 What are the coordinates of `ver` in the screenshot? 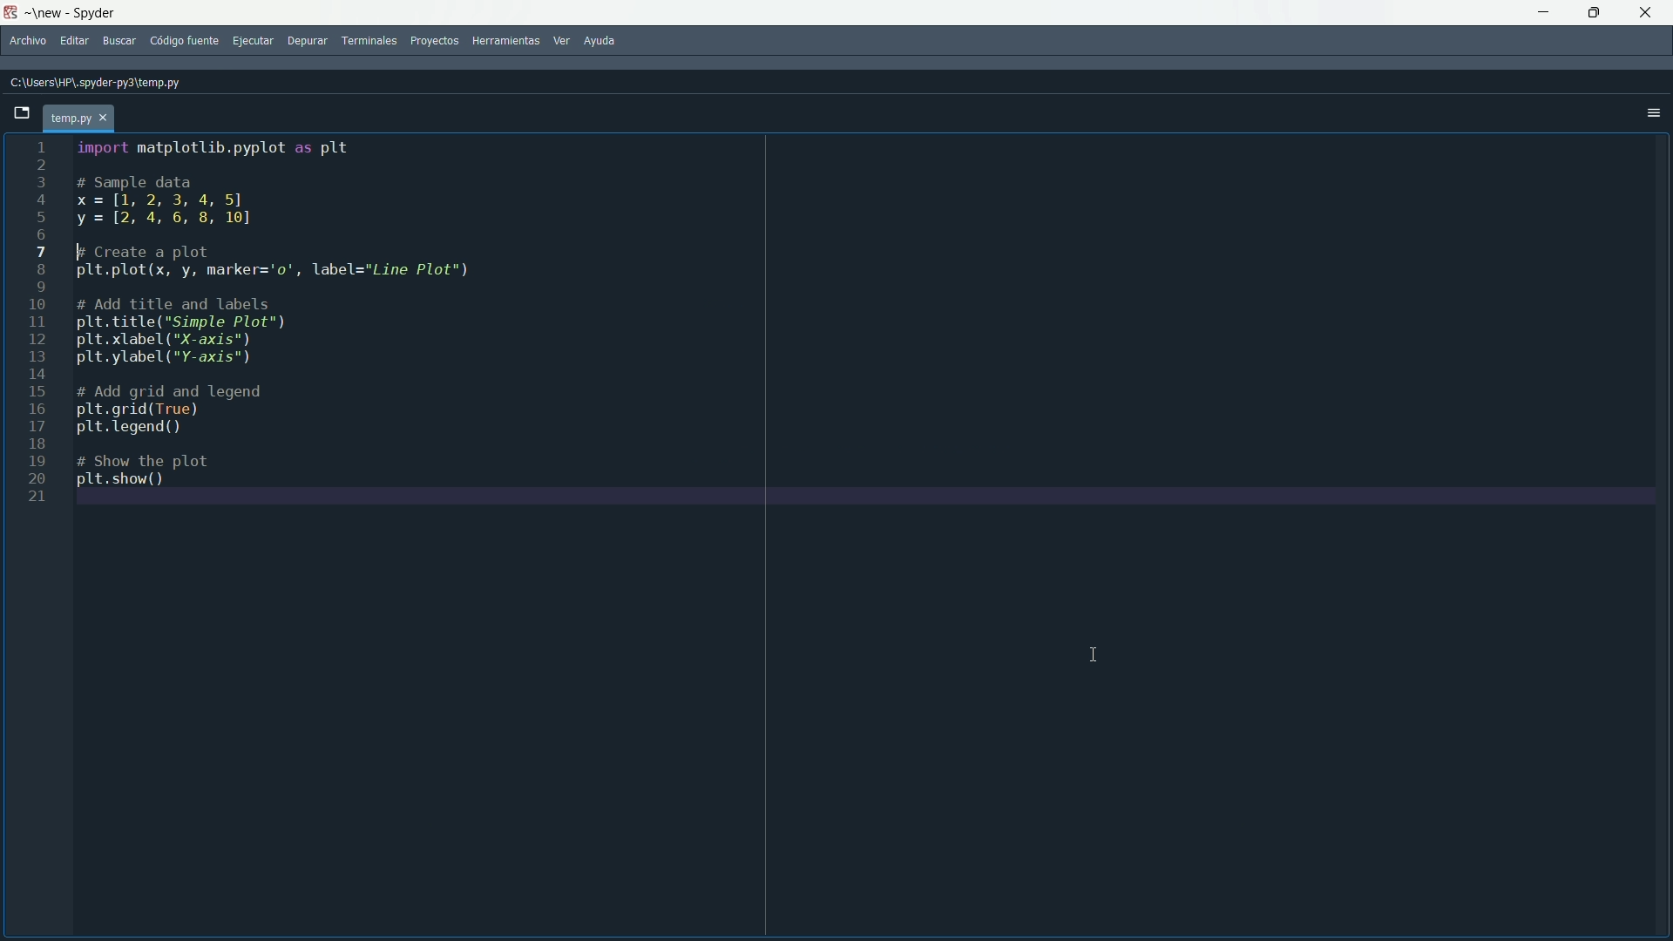 It's located at (560, 41).